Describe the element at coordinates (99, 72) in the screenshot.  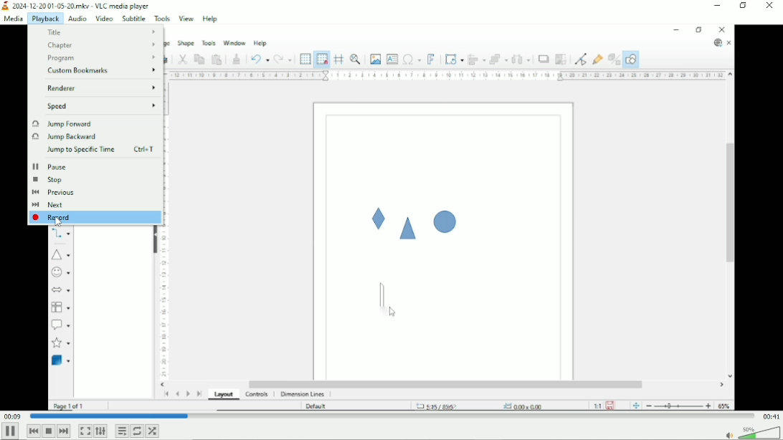
I see `custom bookmarks` at that location.